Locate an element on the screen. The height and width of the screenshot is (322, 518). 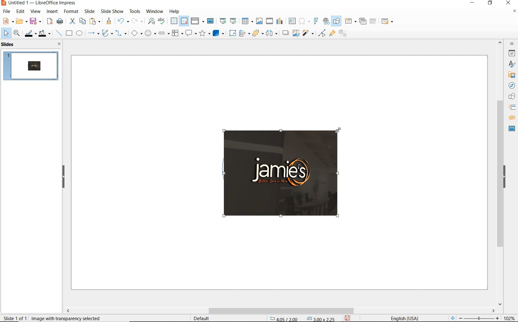
zoom & pan is located at coordinates (17, 34).